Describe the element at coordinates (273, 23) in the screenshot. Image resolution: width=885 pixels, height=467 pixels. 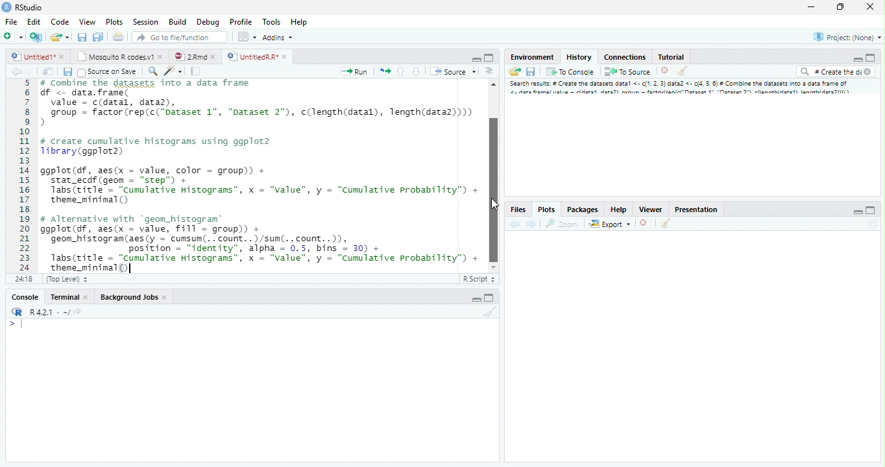
I see `Tools` at that location.